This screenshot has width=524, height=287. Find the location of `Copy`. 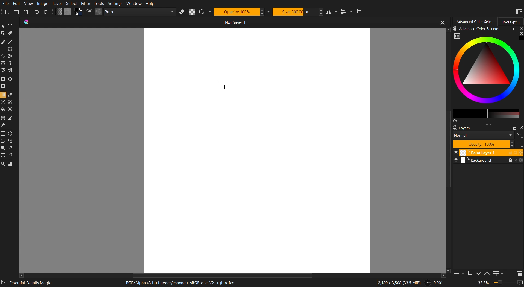

Copy is located at coordinates (469, 274).